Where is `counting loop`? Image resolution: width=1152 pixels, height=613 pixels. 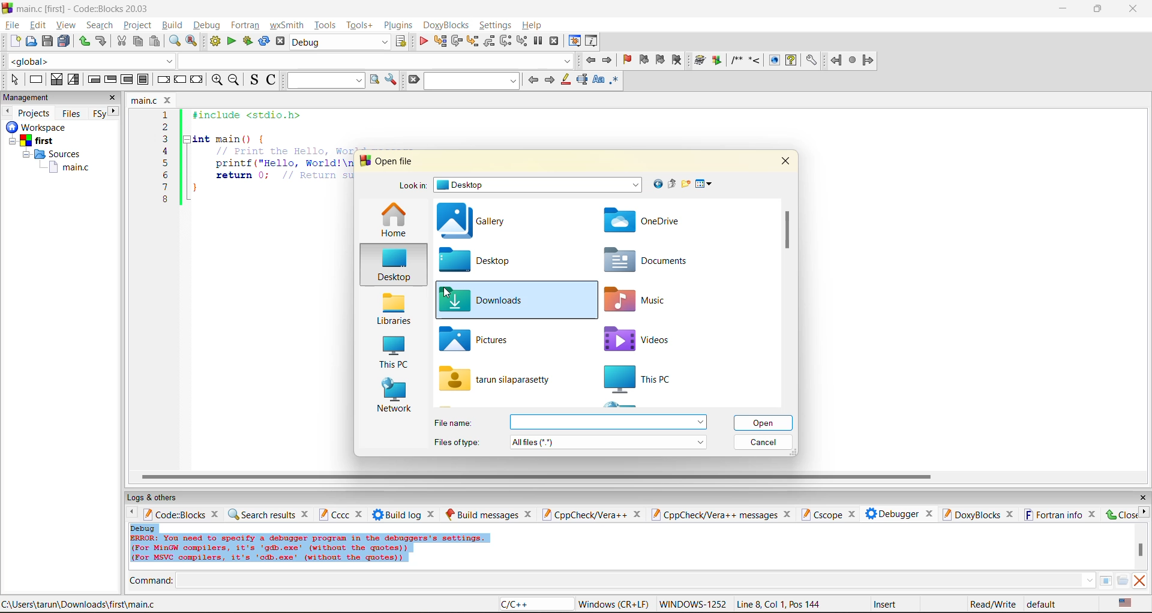 counting loop is located at coordinates (127, 80).